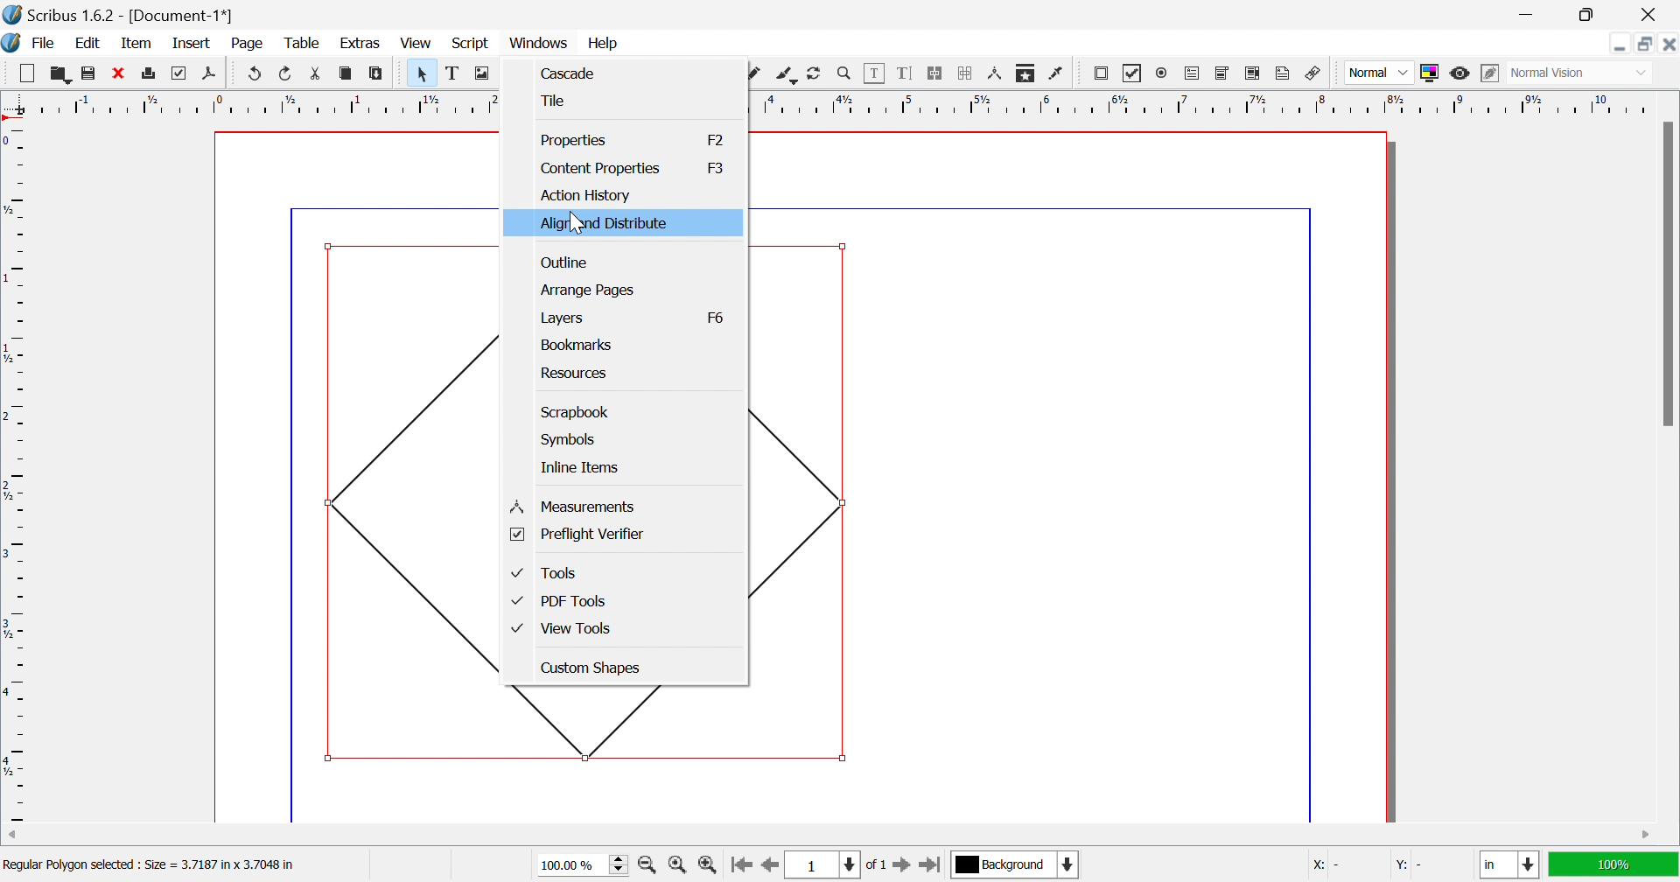 The image size is (1680, 882). Describe the element at coordinates (603, 168) in the screenshot. I see `Content properties` at that location.